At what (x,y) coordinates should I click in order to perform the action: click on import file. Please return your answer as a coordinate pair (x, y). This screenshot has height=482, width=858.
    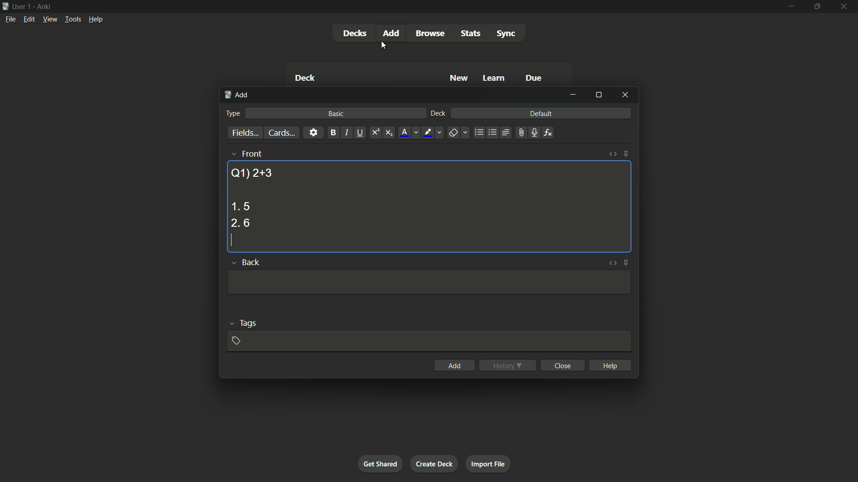
    Looking at the image, I should click on (488, 463).